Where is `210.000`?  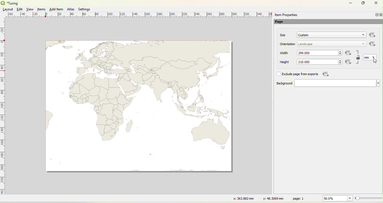
210.000 is located at coordinates (304, 62).